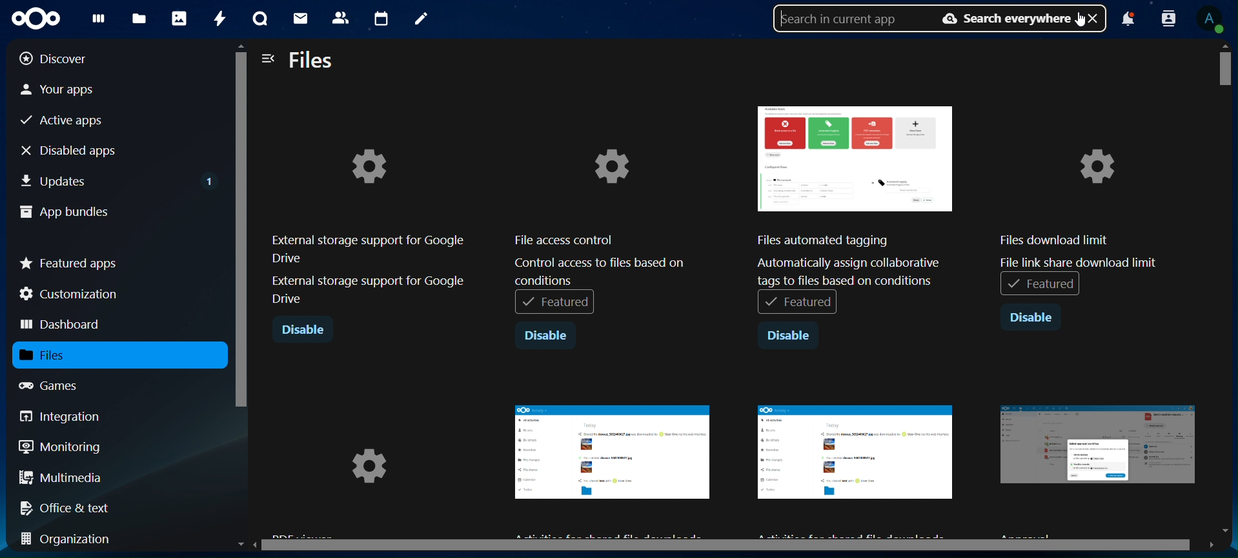 The height and width of the screenshot is (558, 1238). What do you see at coordinates (70, 88) in the screenshot?
I see `your apps` at bounding box center [70, 88].